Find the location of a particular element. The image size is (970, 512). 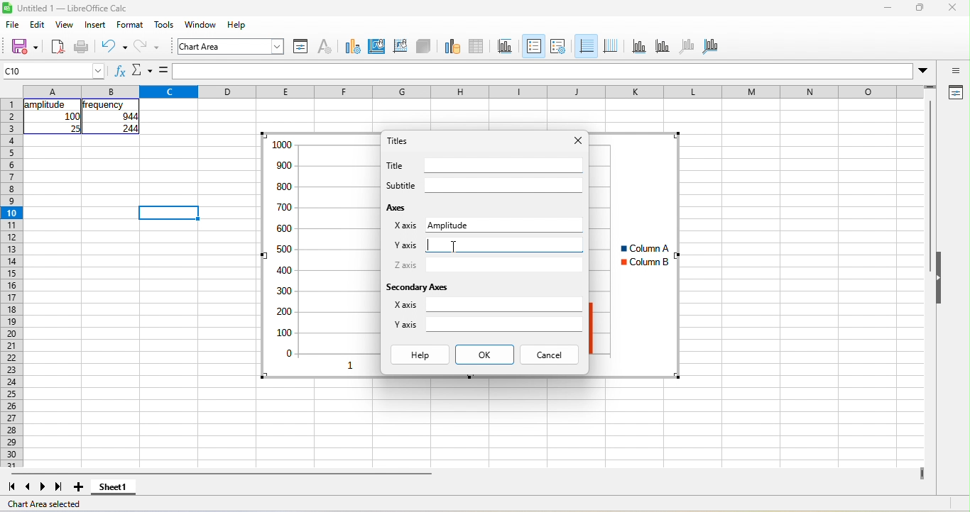

vertical grids is located at coordinates (611, 47).